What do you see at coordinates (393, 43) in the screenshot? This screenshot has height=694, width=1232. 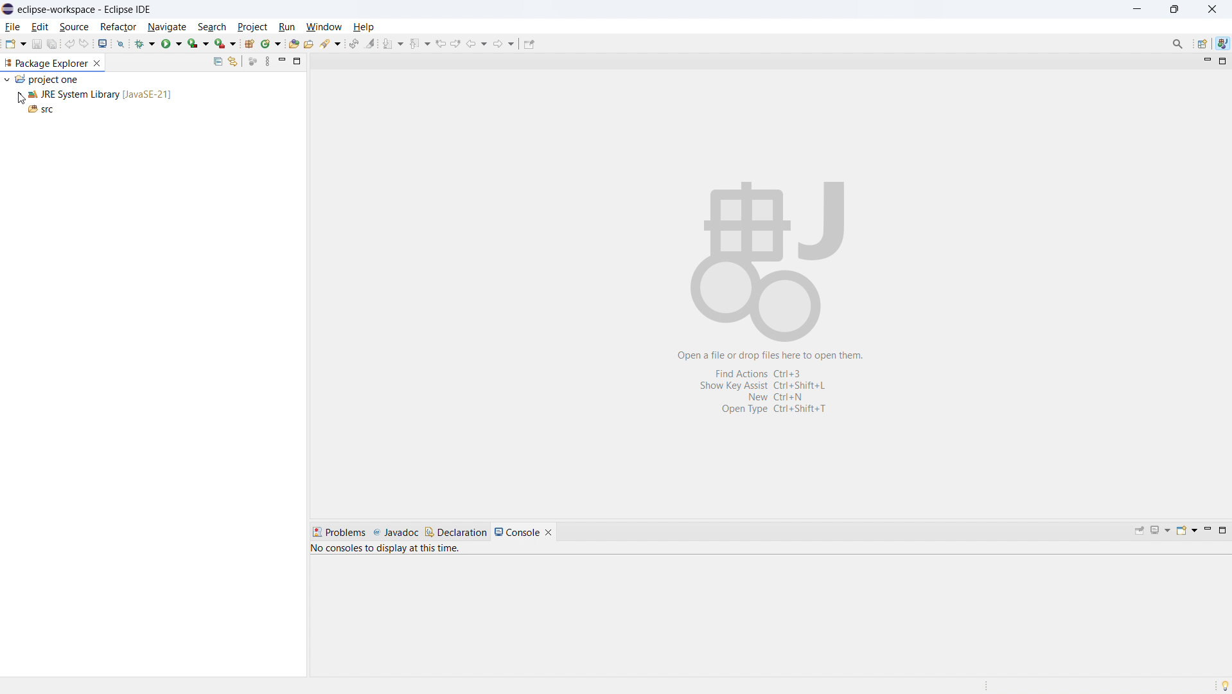 I see `next annotation` at bounding box center [393, 43].